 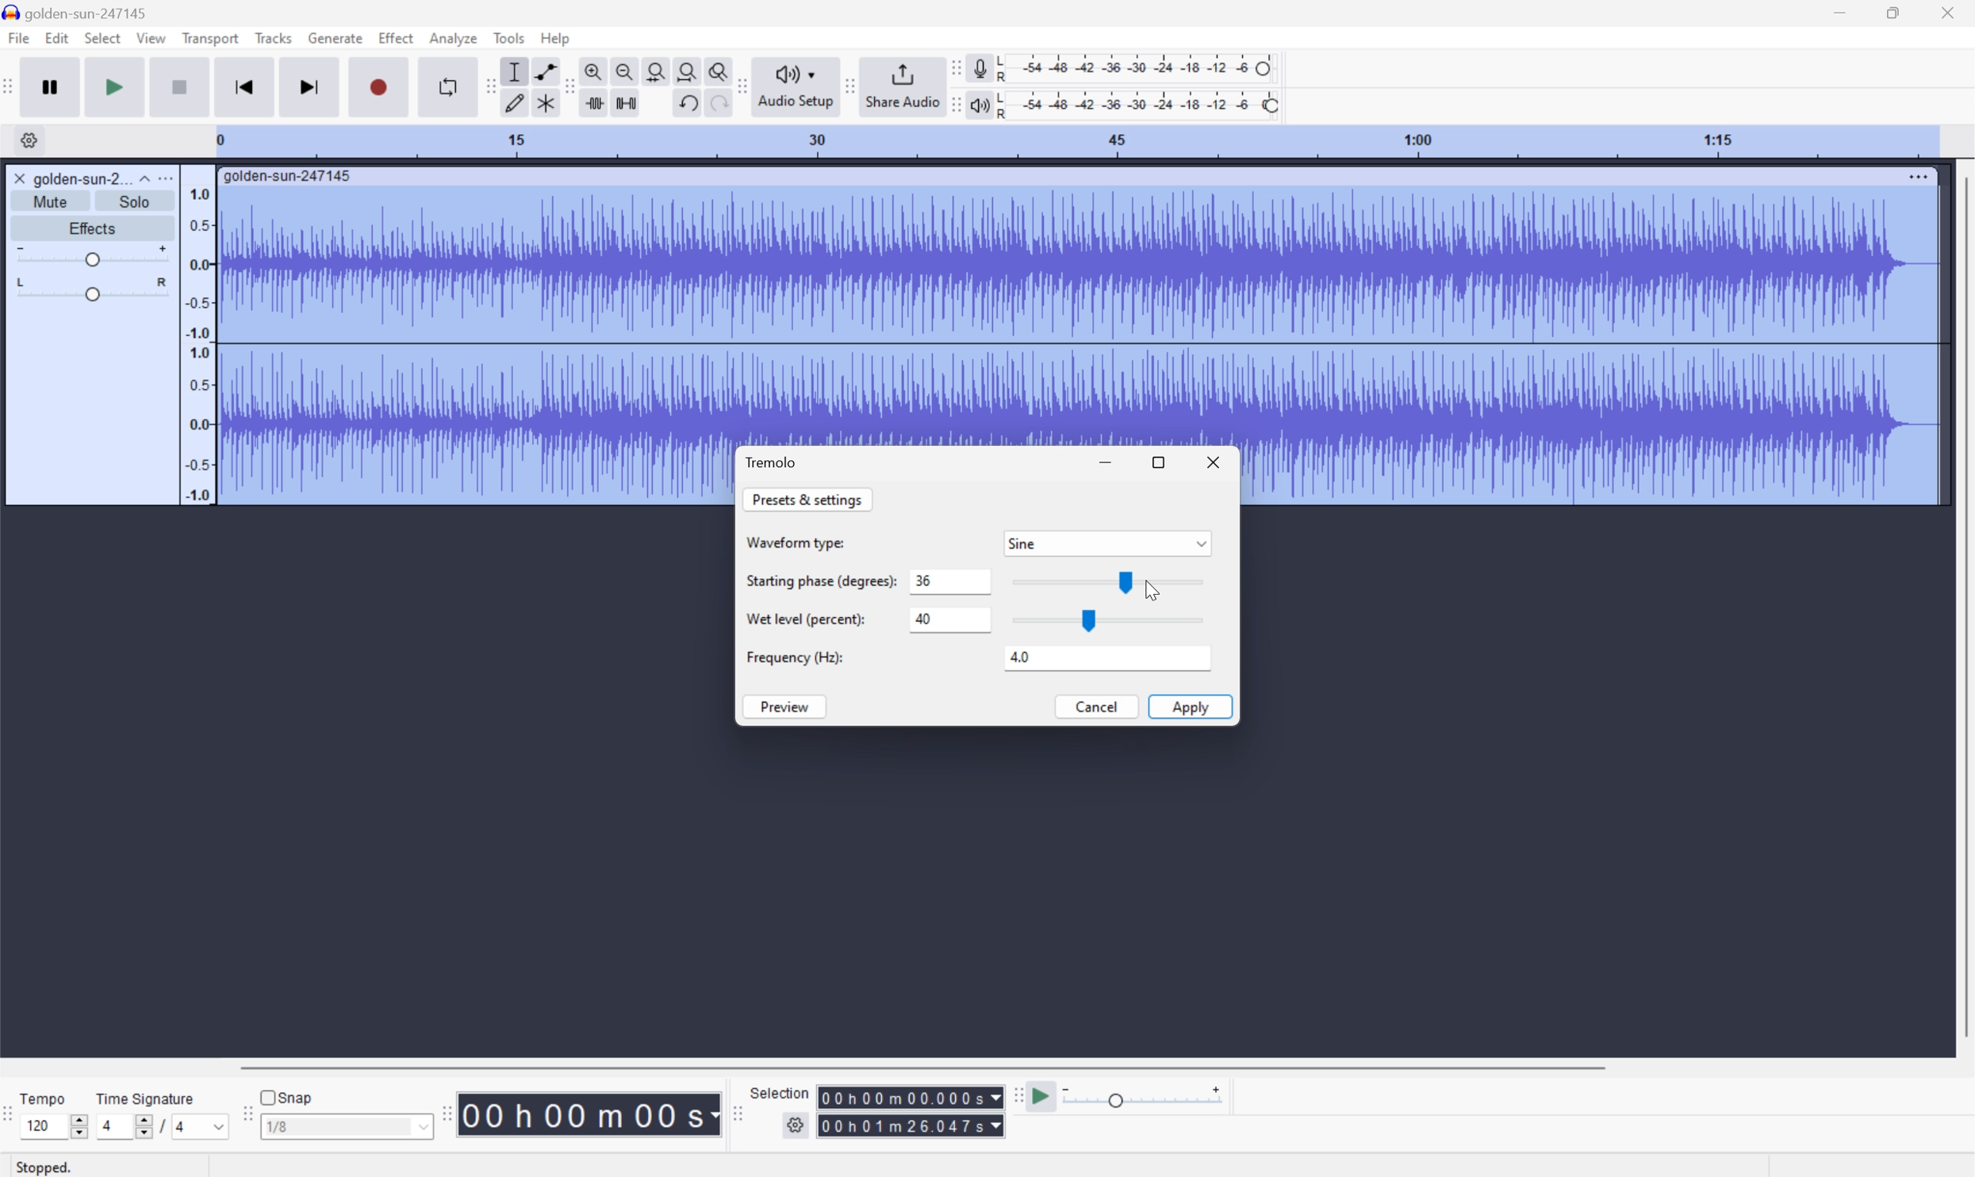 I want to click on Settings, so click(x=795, y=1127).